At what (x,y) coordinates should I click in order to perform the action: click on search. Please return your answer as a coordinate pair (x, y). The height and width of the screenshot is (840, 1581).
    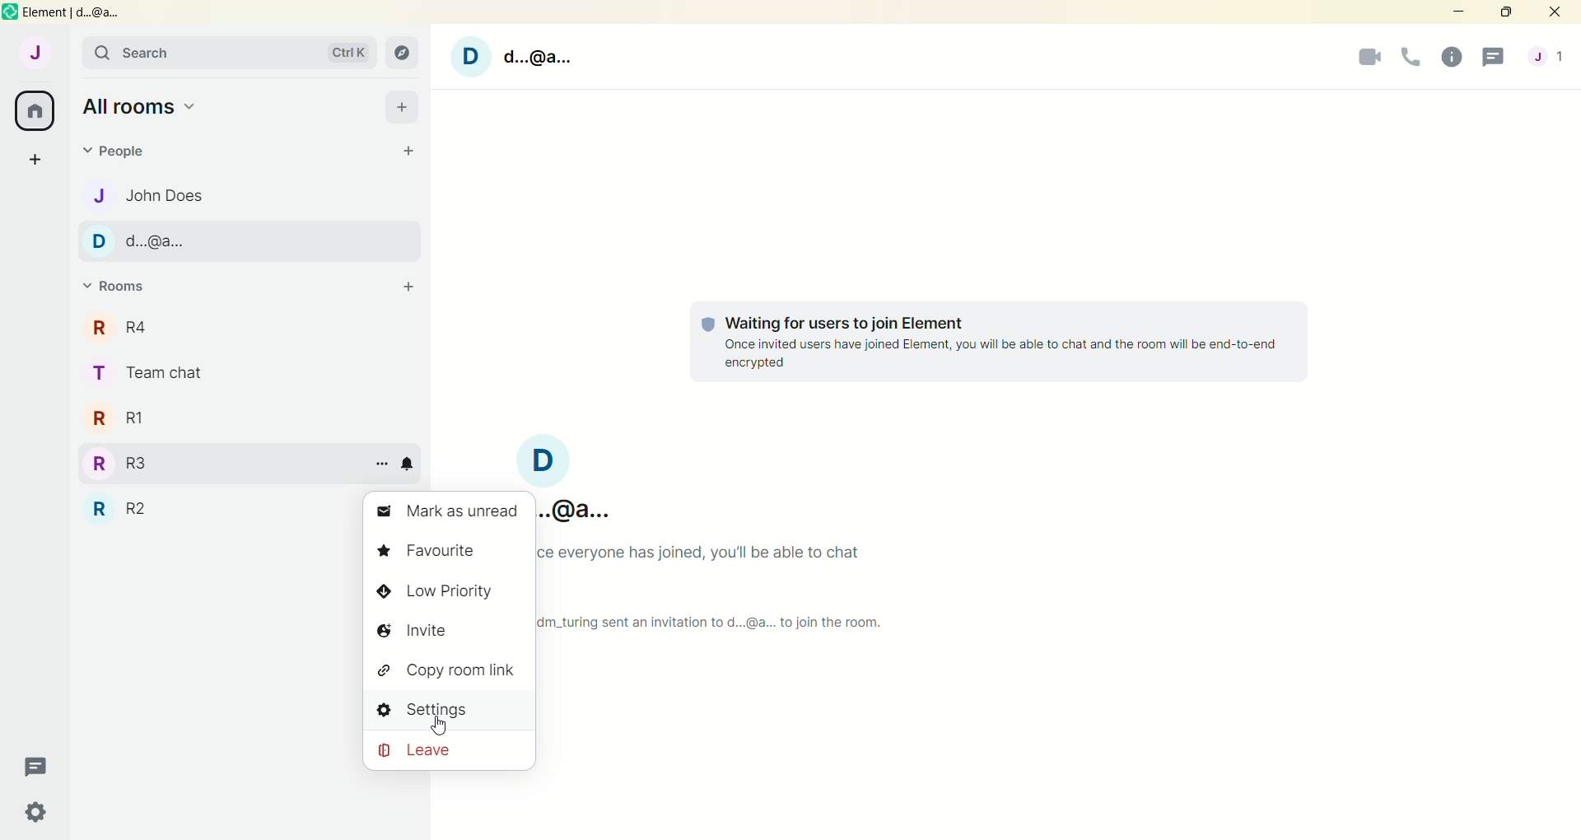
    Looking at the image, I should click on (229, 54).